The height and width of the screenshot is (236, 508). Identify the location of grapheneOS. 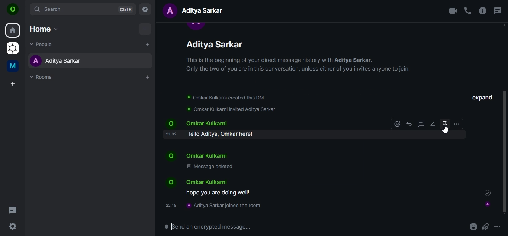
(12, 49).